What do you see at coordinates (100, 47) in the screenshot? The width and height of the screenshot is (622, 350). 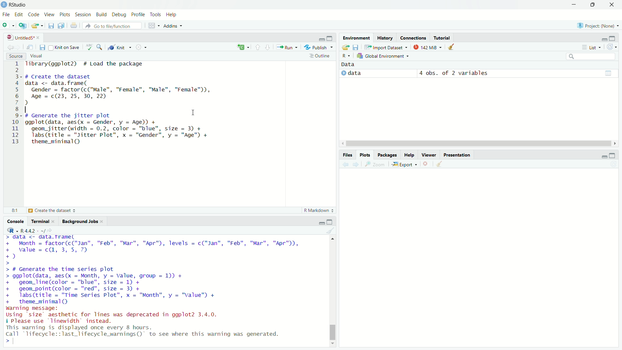 I see `find/replace` at bounding box center [100, 47].